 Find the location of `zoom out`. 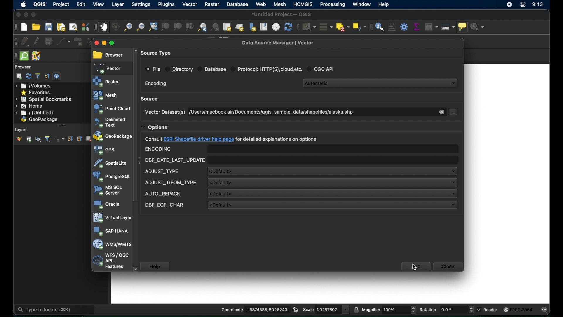

zoom out is located at coordinates (140, 28).